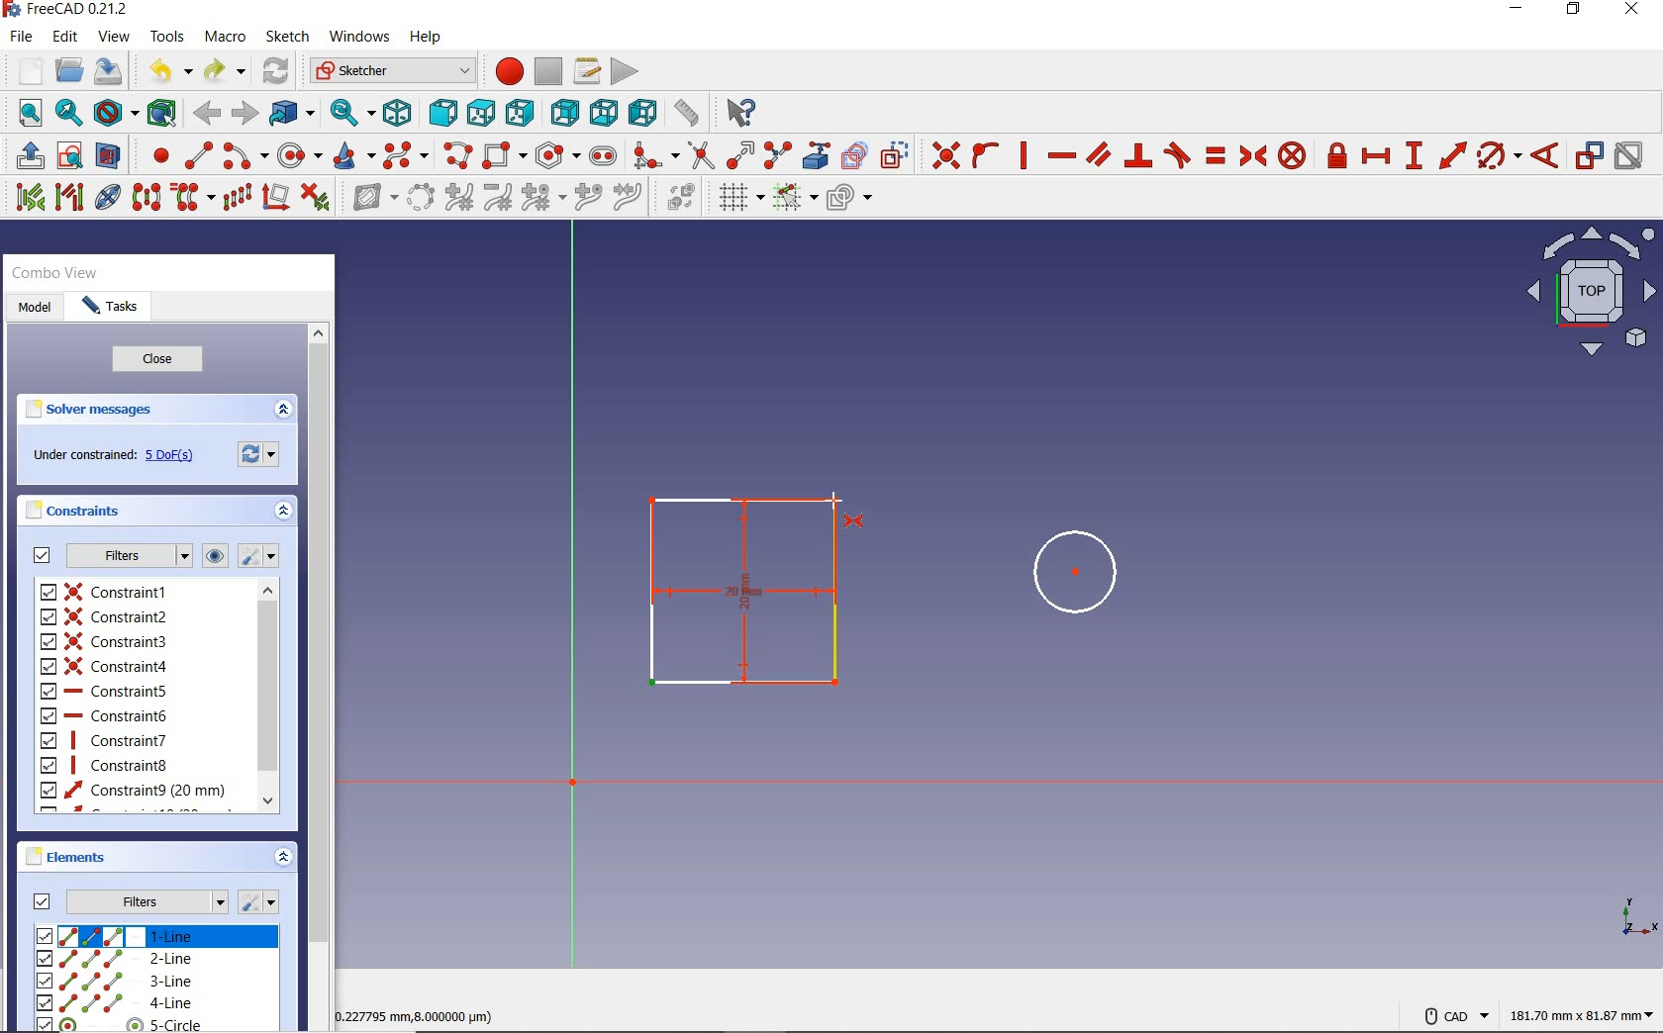 This screenshot has width=1663, height=1033. I want to click on constraint coincident, so click(943, 153).